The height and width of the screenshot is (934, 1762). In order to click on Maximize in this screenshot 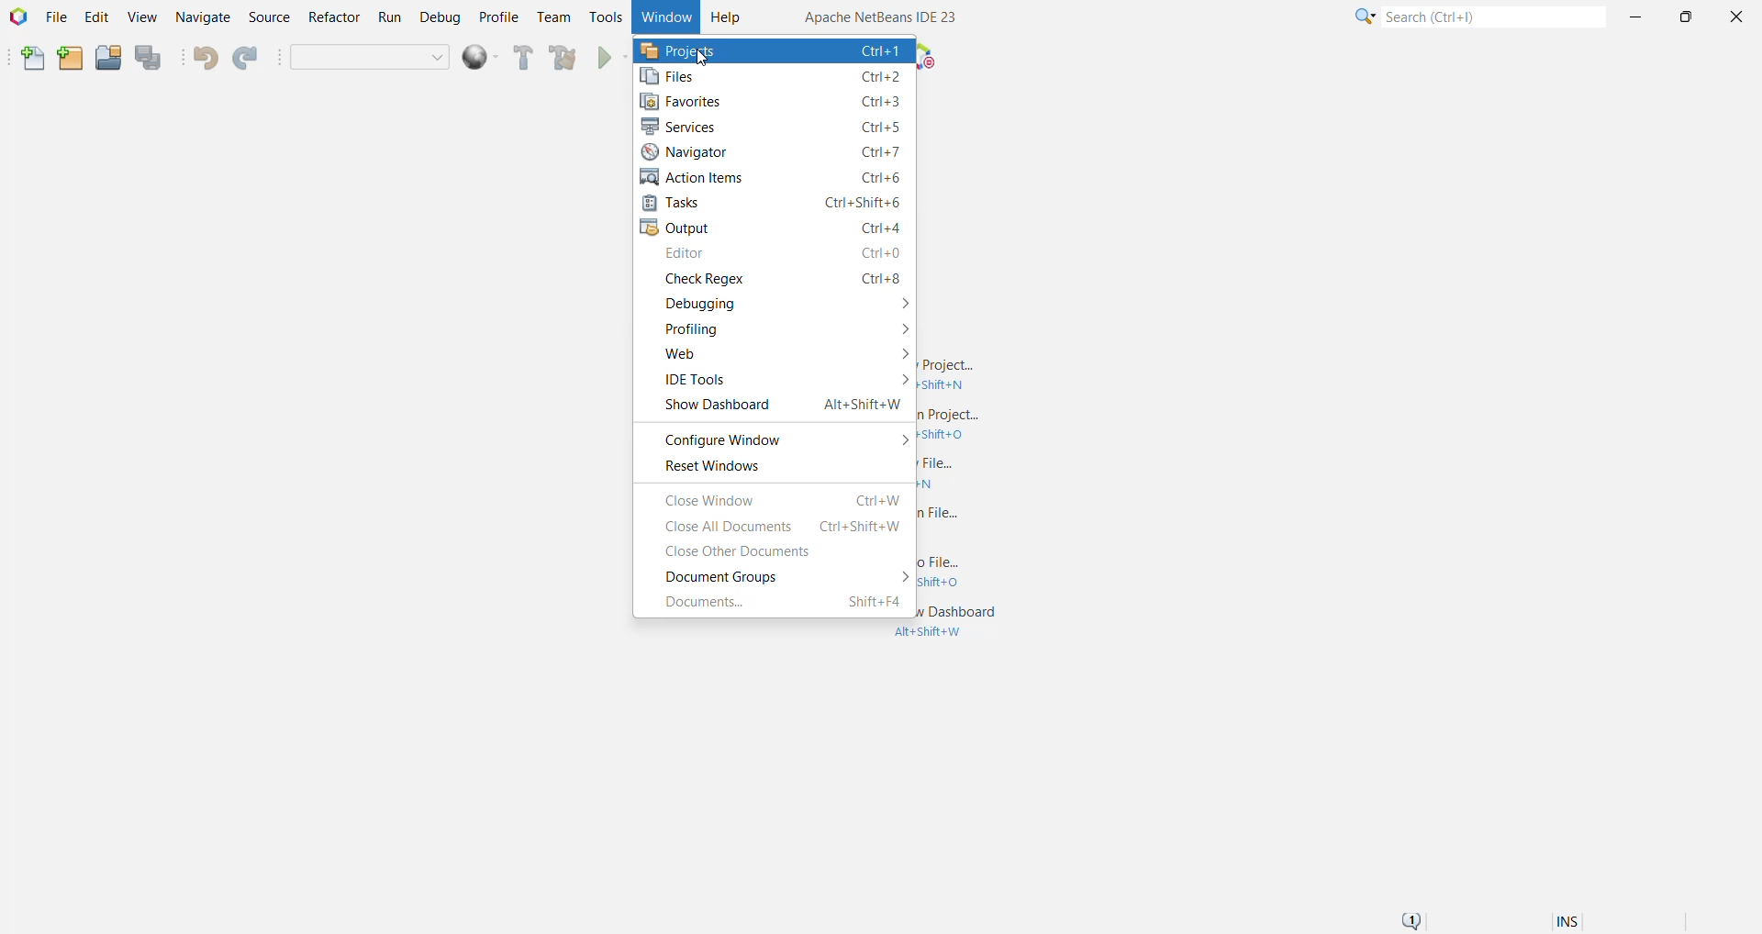, I will do `click(1685, 17)`.